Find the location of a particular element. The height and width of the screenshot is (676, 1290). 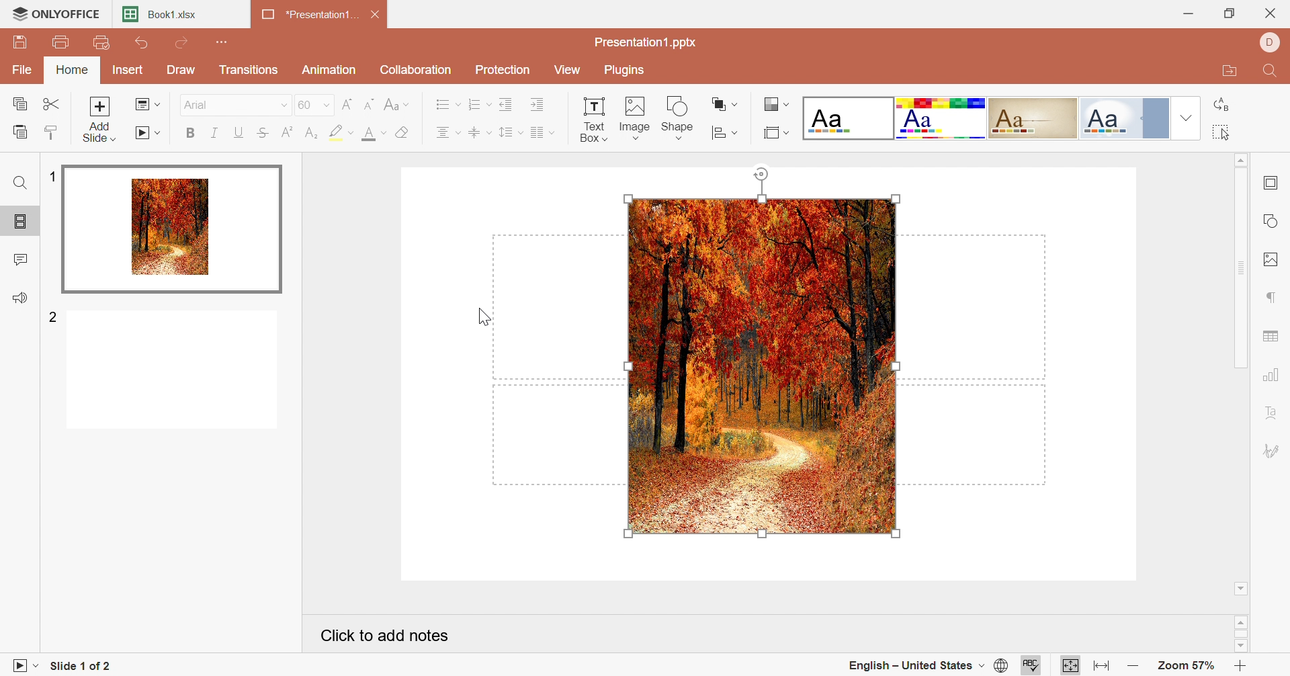

File is located at coordinates (25, 68).